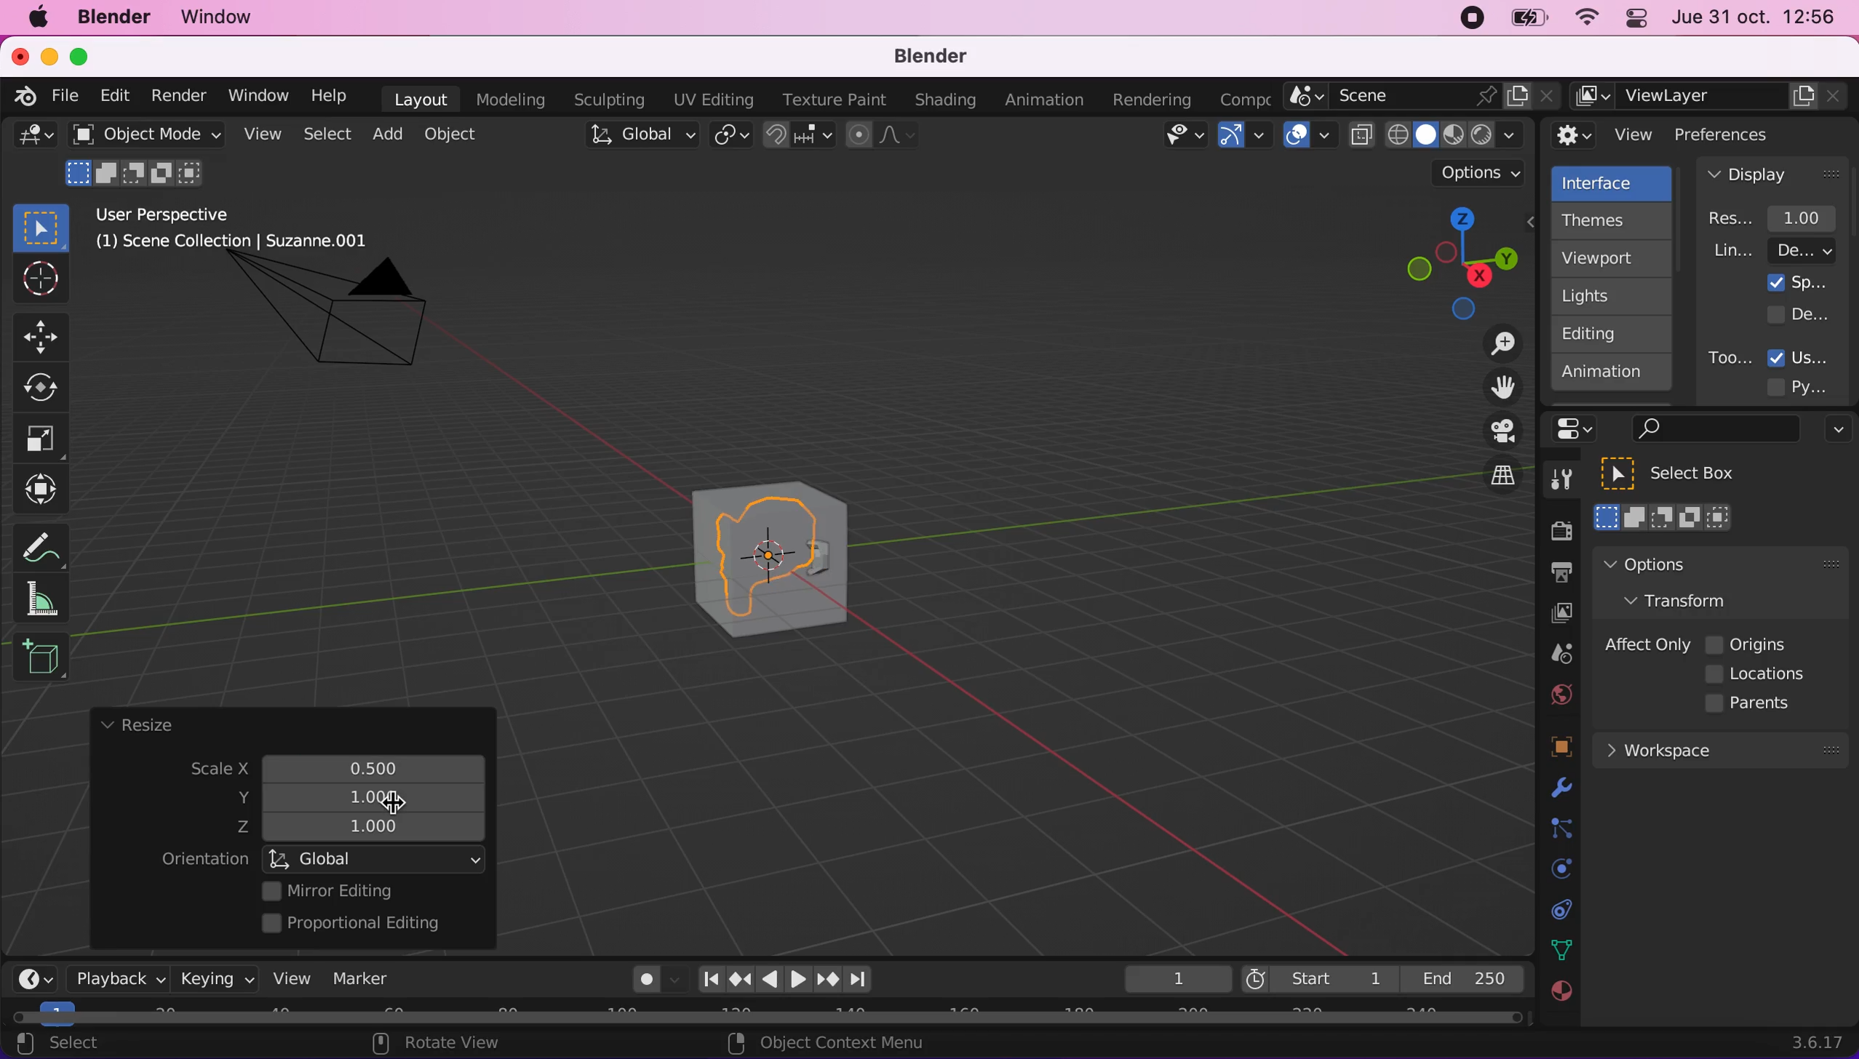 This screenshot has height=1059, width=1859. I want to click on mac logo, so click(37, 19).